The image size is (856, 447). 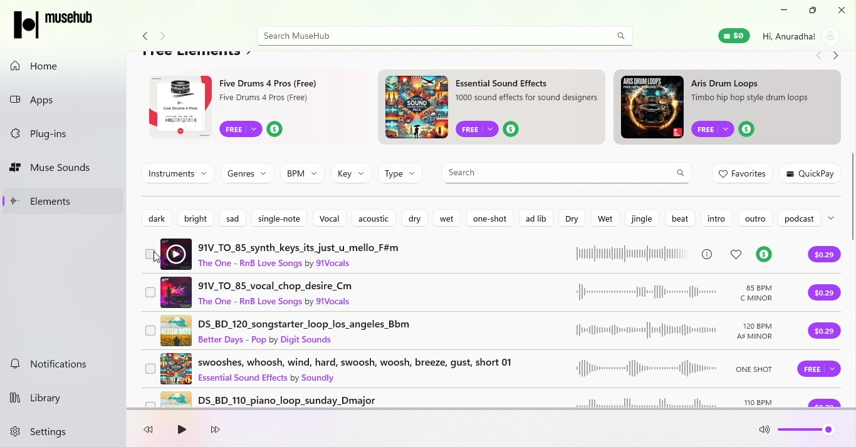 I want to click on Genres, so click(x=245, y=172).